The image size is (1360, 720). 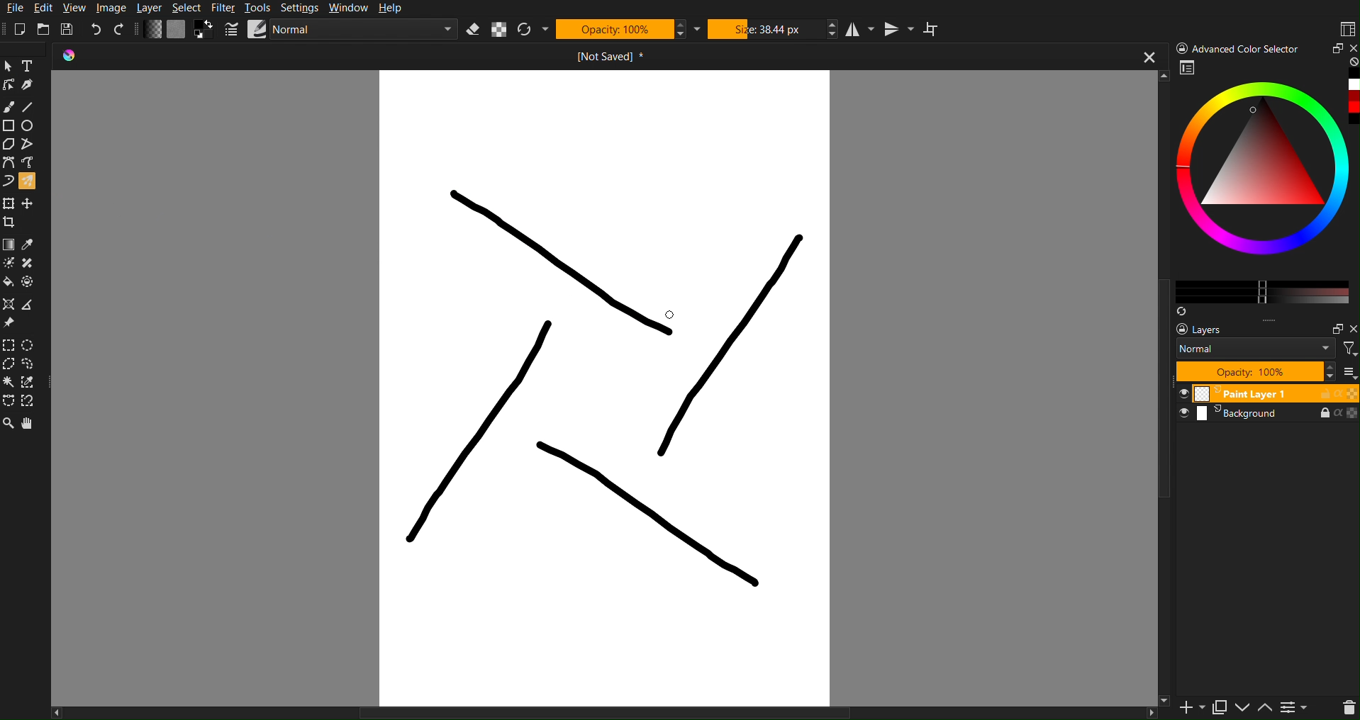 What do you see at coordinates (1334, 48) in the screenshot?
I see `minimize` at bounding box center [1334, 48].